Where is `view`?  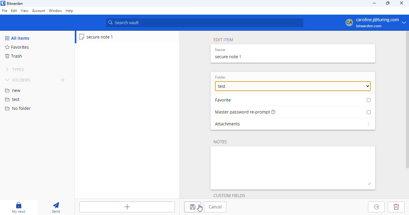
view is located at coordinates (24, 10).